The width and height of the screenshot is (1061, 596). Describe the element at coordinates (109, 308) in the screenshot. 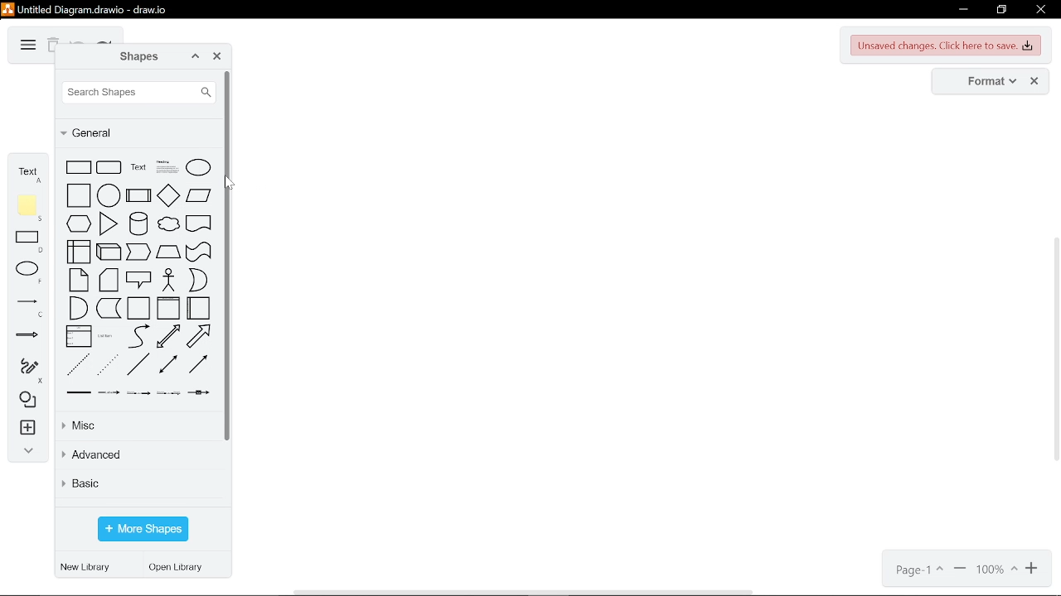

I see `data storage` at that location.